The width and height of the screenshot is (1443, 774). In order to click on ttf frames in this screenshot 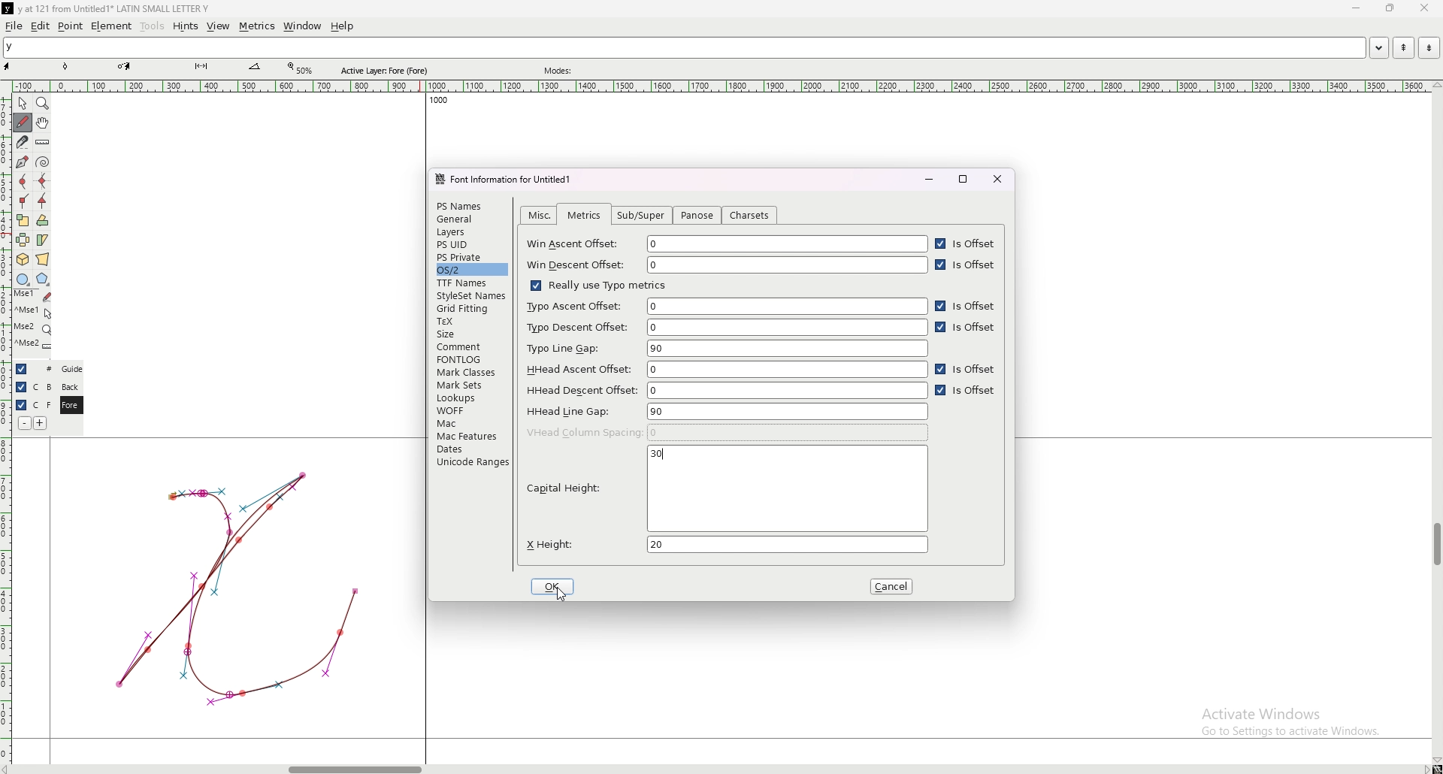, I will do `click(470, 283)`.